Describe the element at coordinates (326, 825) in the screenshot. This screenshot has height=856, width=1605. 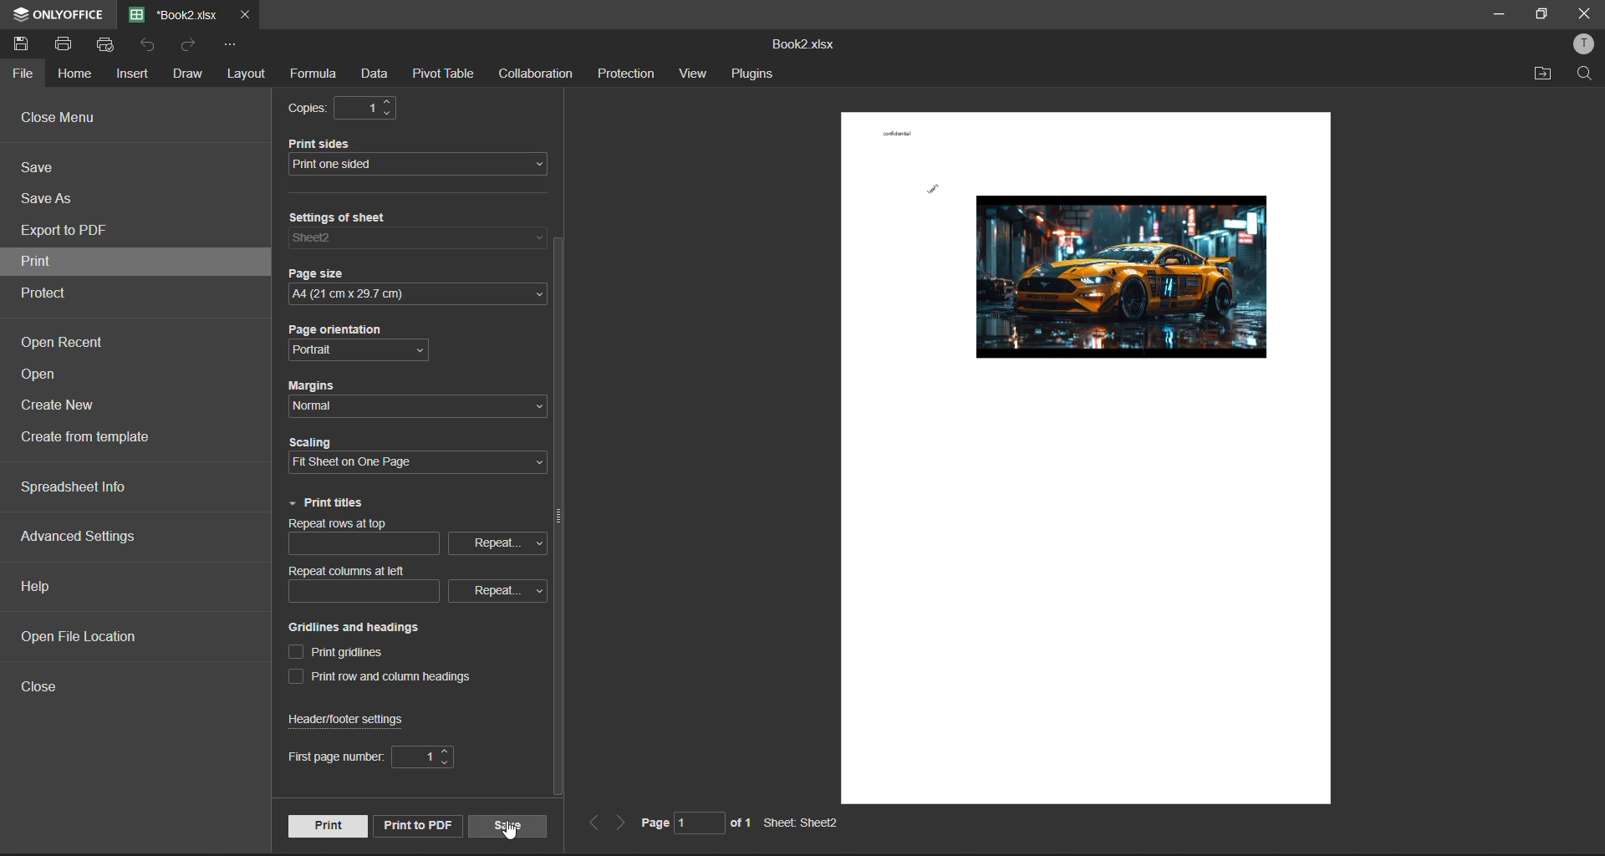
I see `print` at that location.